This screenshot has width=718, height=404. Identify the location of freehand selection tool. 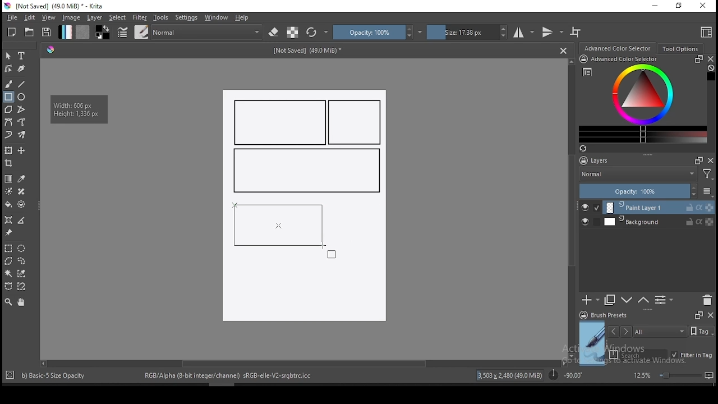
(22, 261).